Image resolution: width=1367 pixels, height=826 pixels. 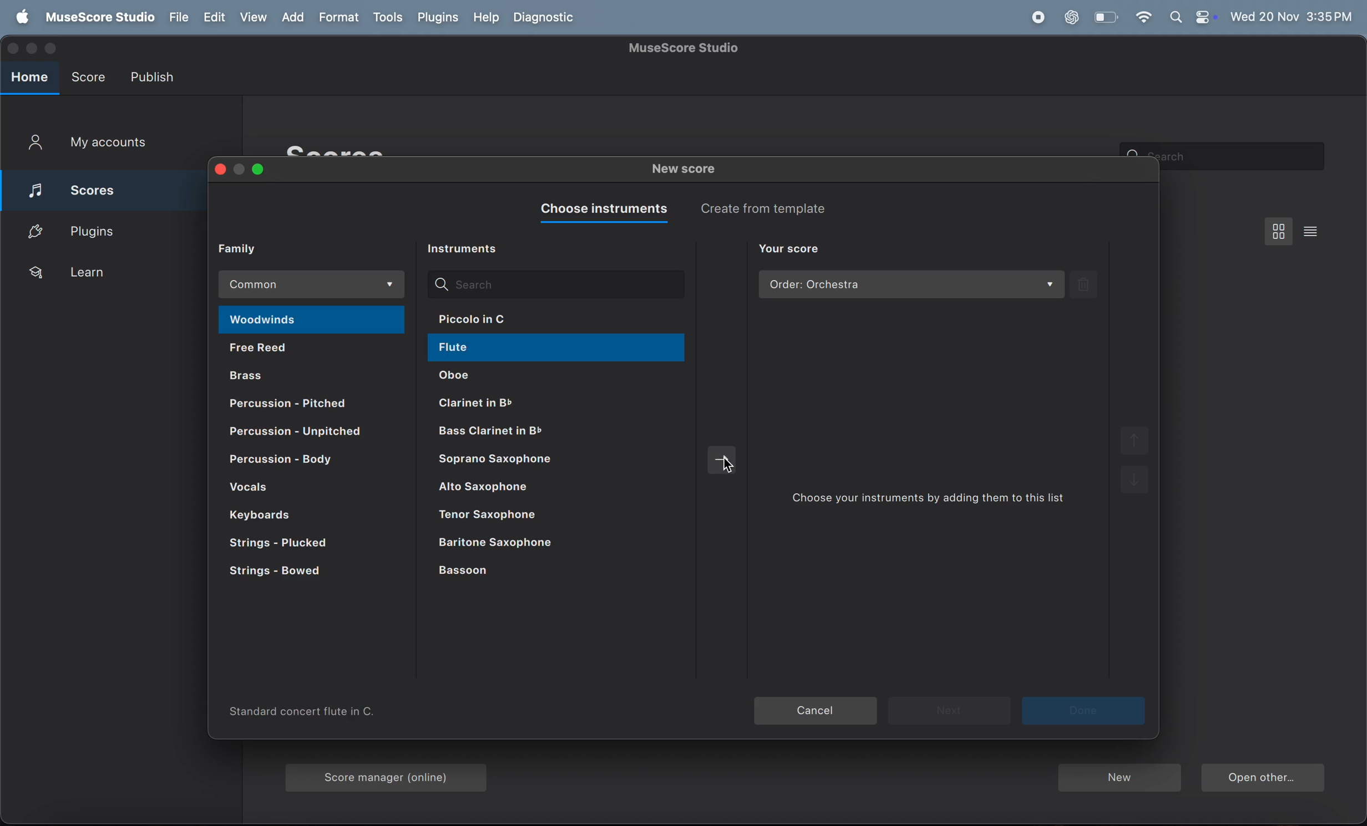 I want to click on instrument, so click(x=468, y=249).